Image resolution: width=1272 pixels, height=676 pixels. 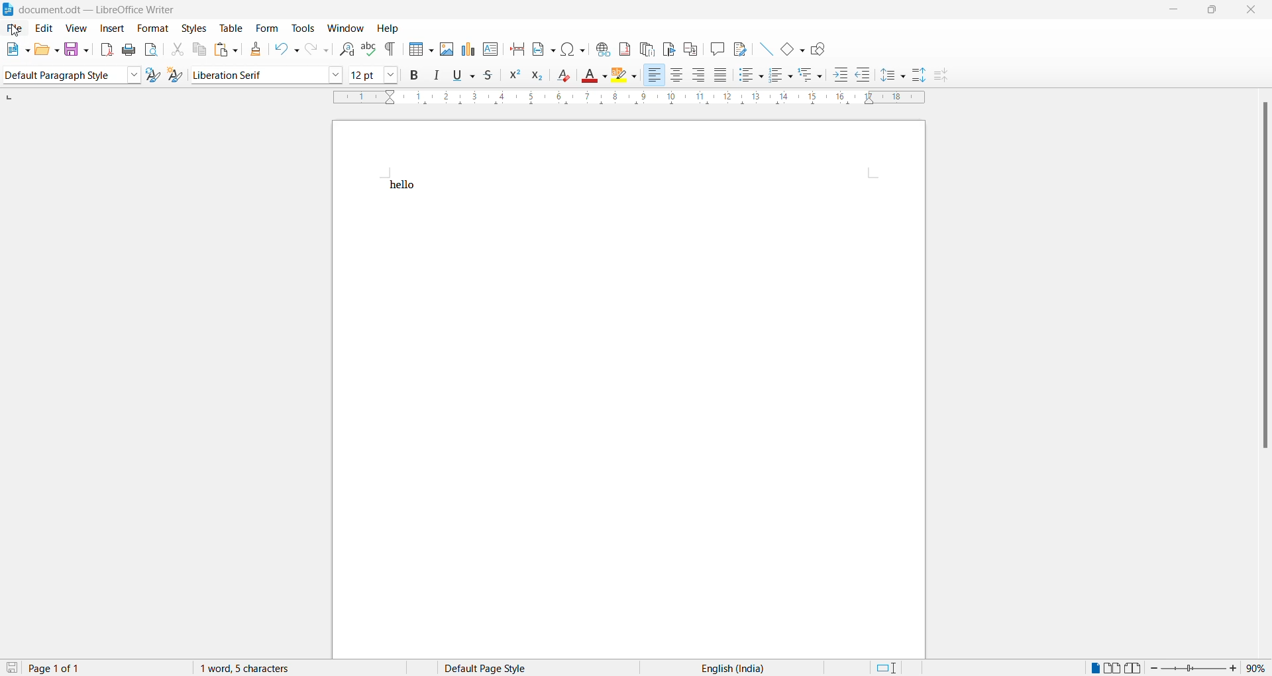 What do you see at coordinates (112, 28) in the screenshot?
I see `Insert` at bounding box center [112, 28].